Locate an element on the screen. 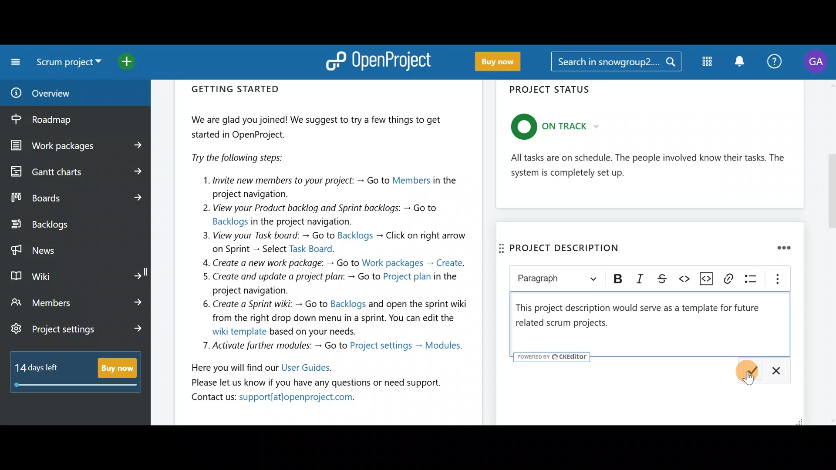  Account name is located at coordinates (818, 62).